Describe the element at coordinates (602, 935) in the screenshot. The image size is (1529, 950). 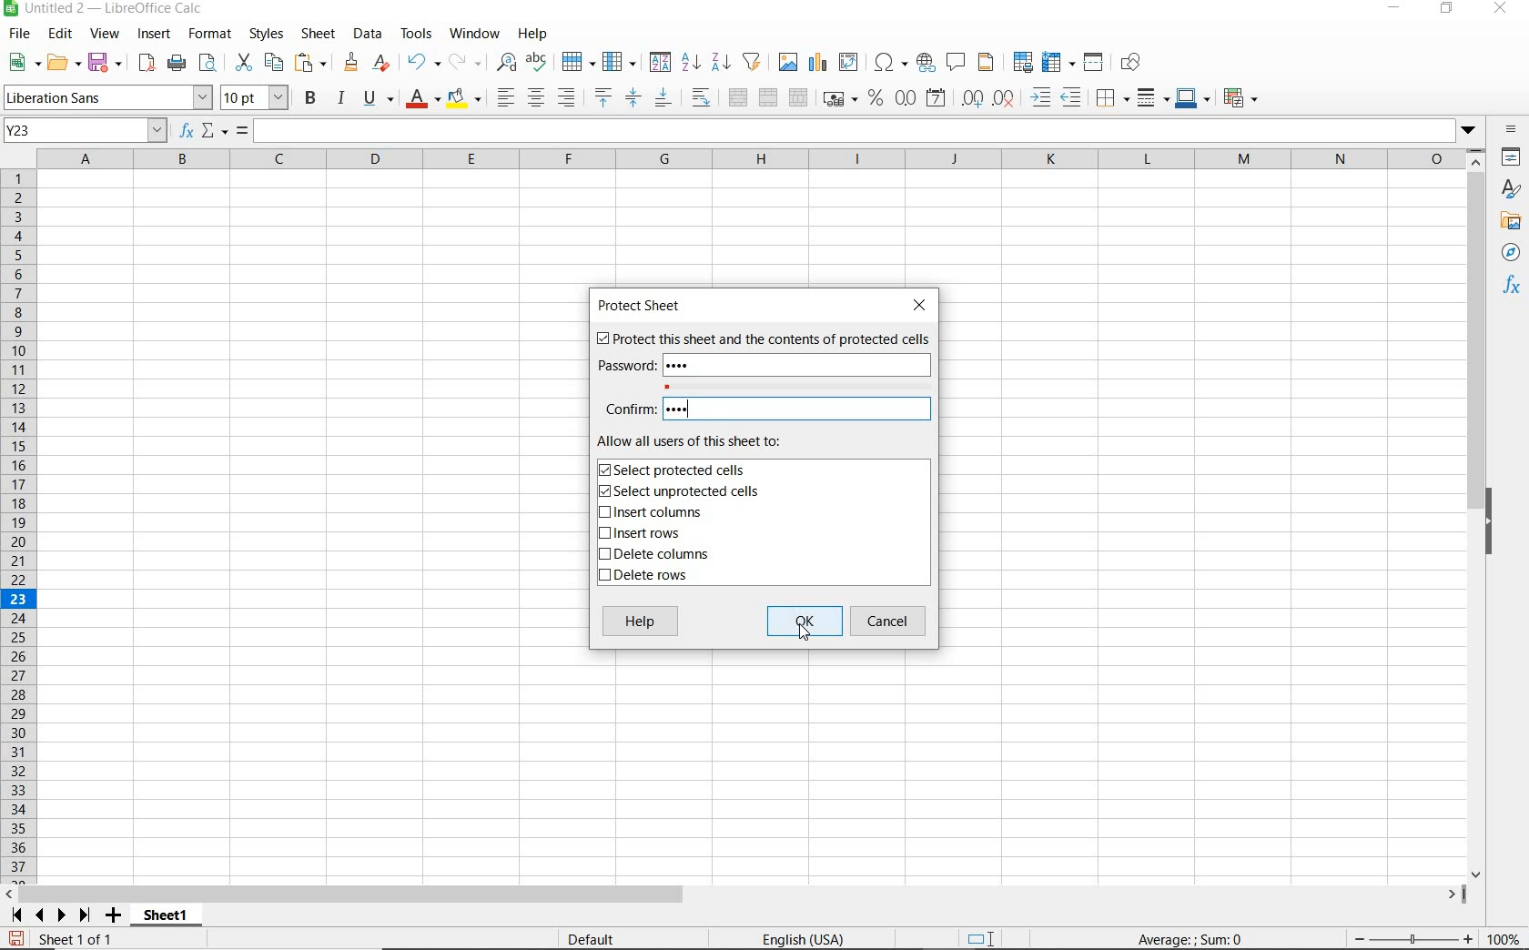
I see `Default` at that location.